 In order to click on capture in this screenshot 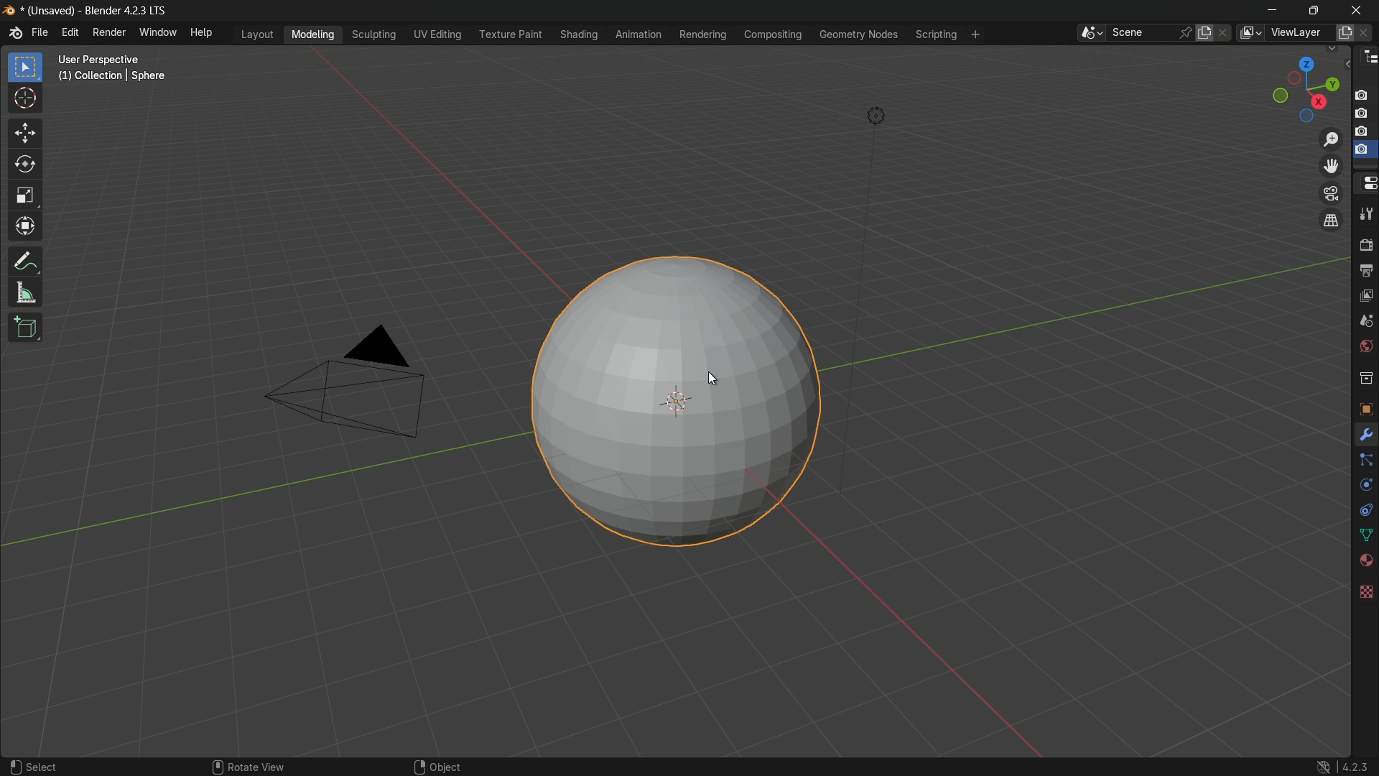, I will do `click(1365, 114)`.